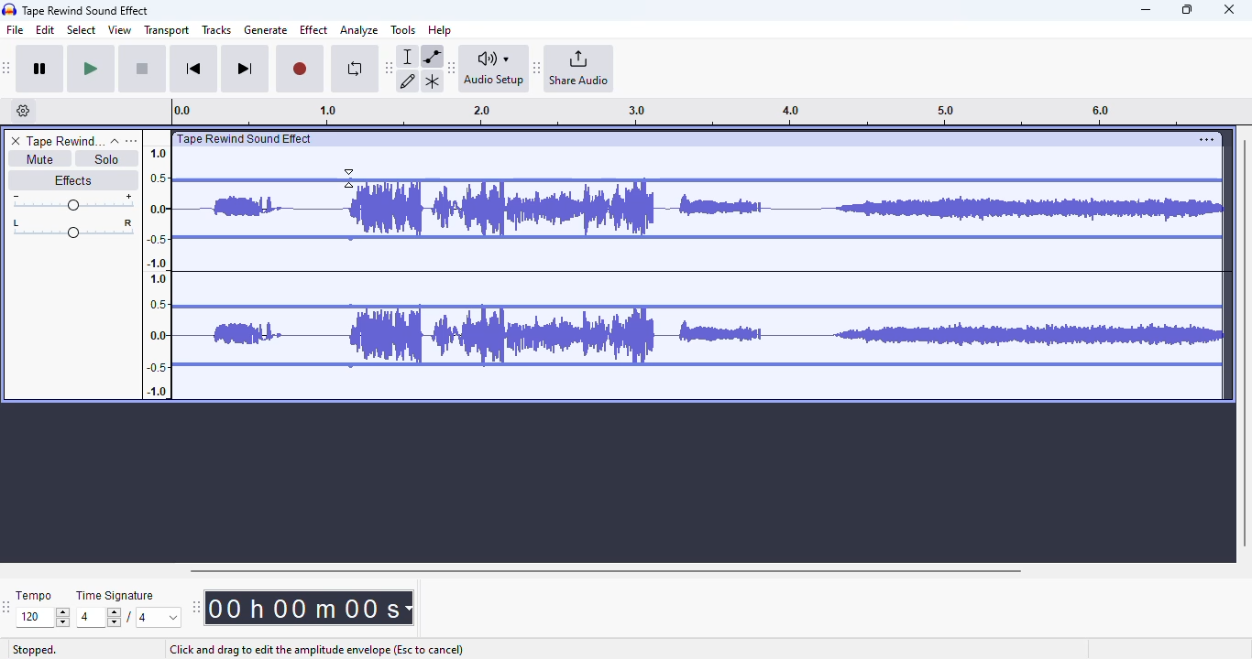  I want to click on tools, so click(403, 29).